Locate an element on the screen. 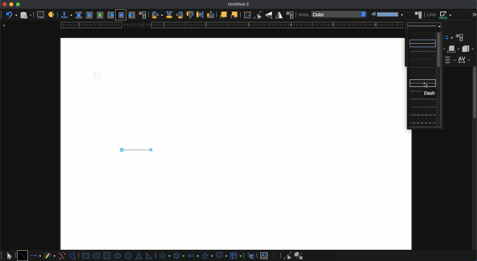  flowchart is located at coordinates (237, 255).